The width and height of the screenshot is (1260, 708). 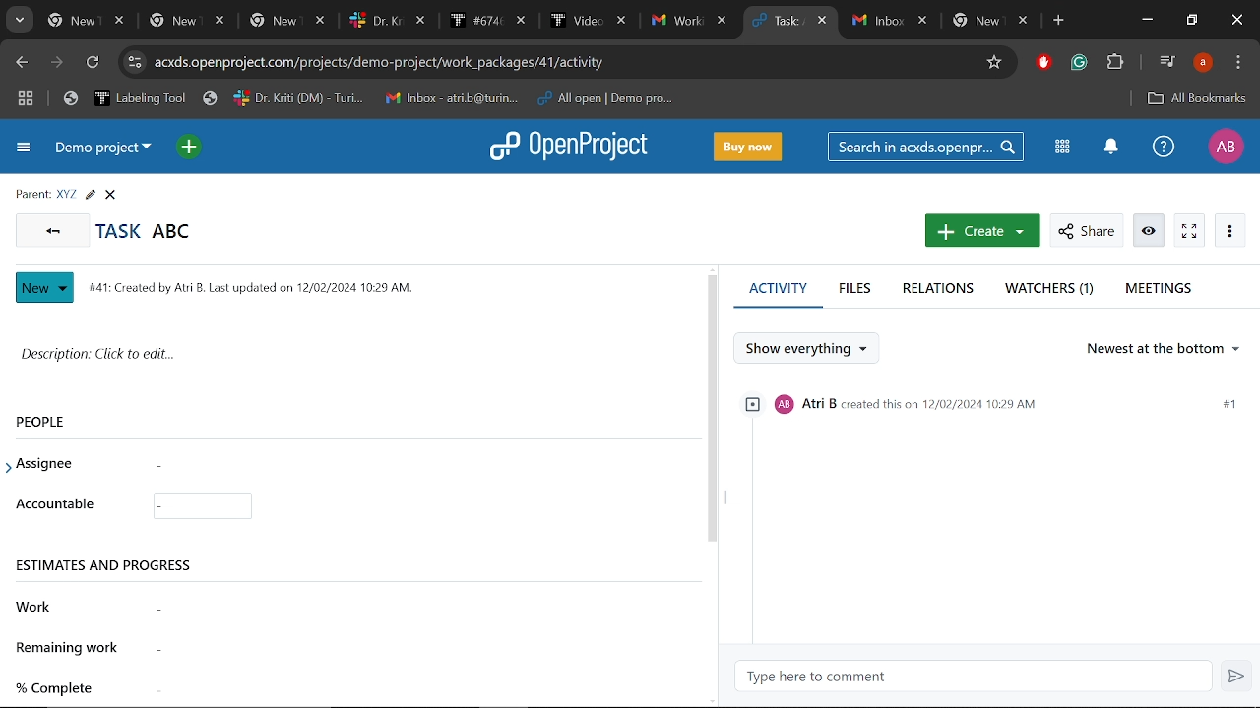 I want to click on Ordering, so click(x=1167, y=349).